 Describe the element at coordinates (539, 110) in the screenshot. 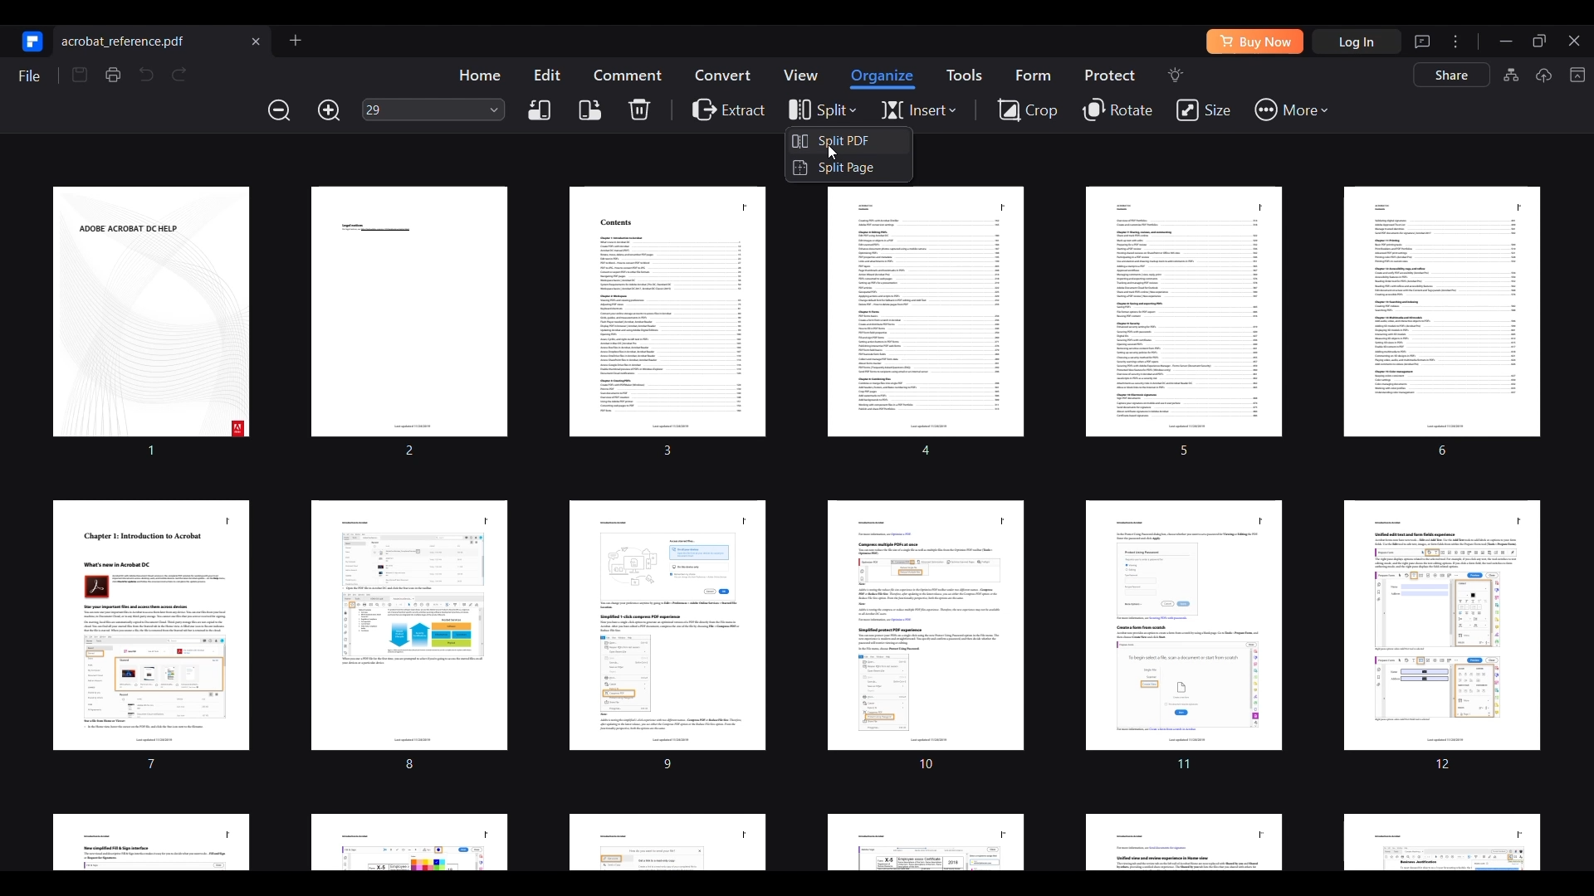

I see `Left rotate` at that location.